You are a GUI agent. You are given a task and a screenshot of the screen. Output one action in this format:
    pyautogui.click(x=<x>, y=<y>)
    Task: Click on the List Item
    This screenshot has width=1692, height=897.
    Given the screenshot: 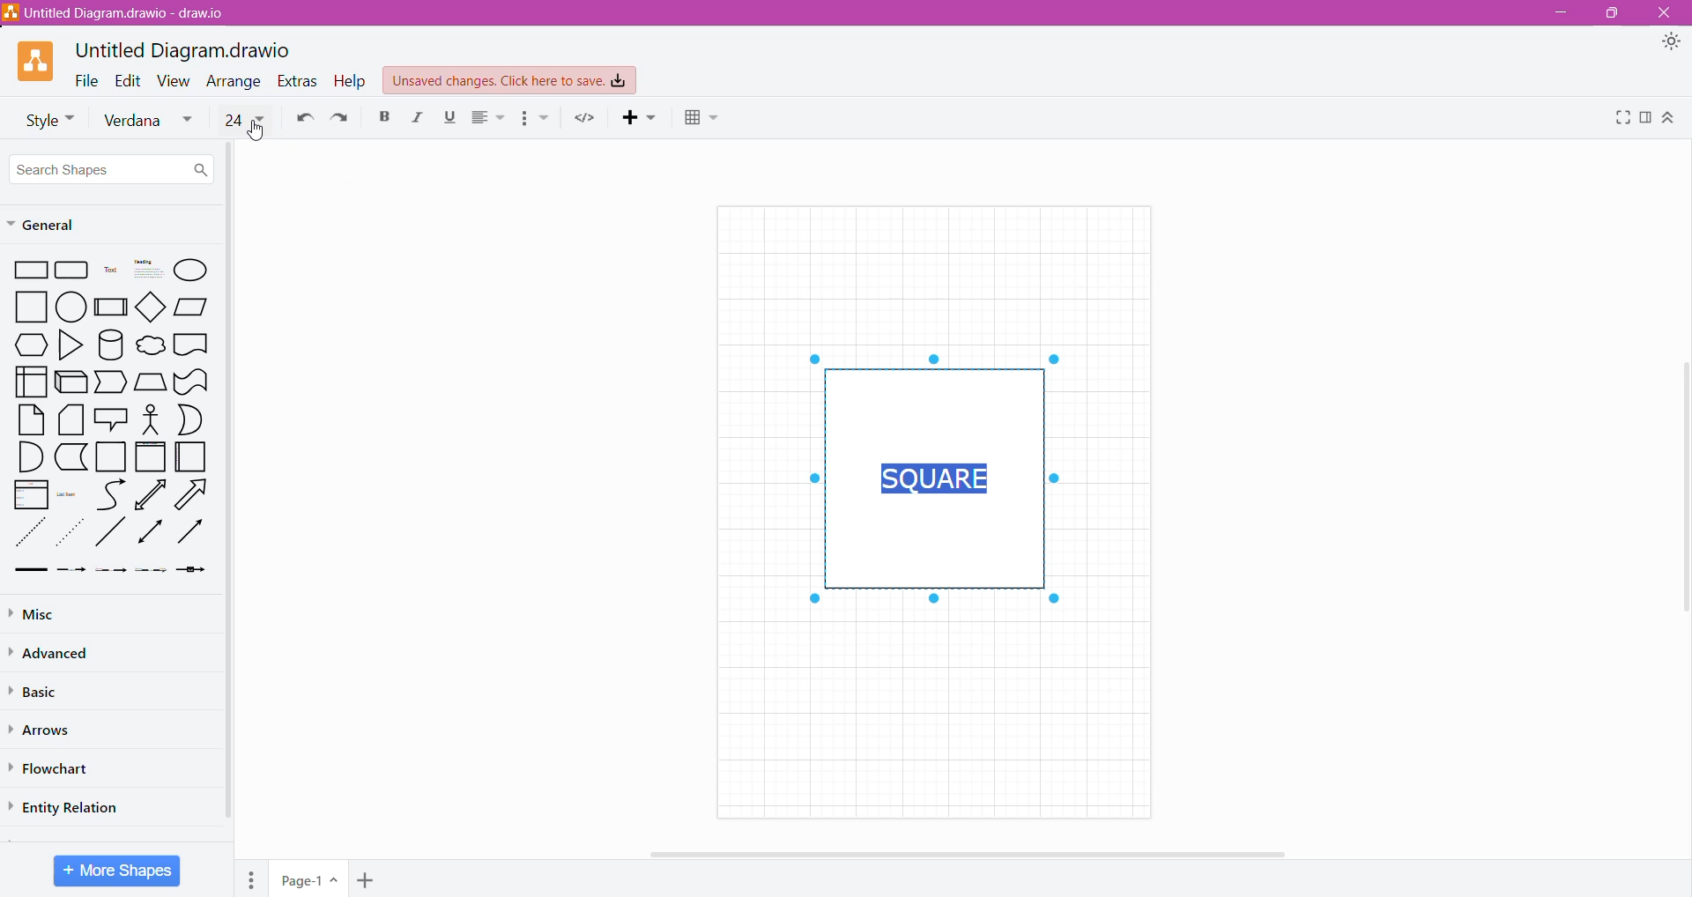 What is the action you would take?
    pyautogui.click(x=69, y=498)
    